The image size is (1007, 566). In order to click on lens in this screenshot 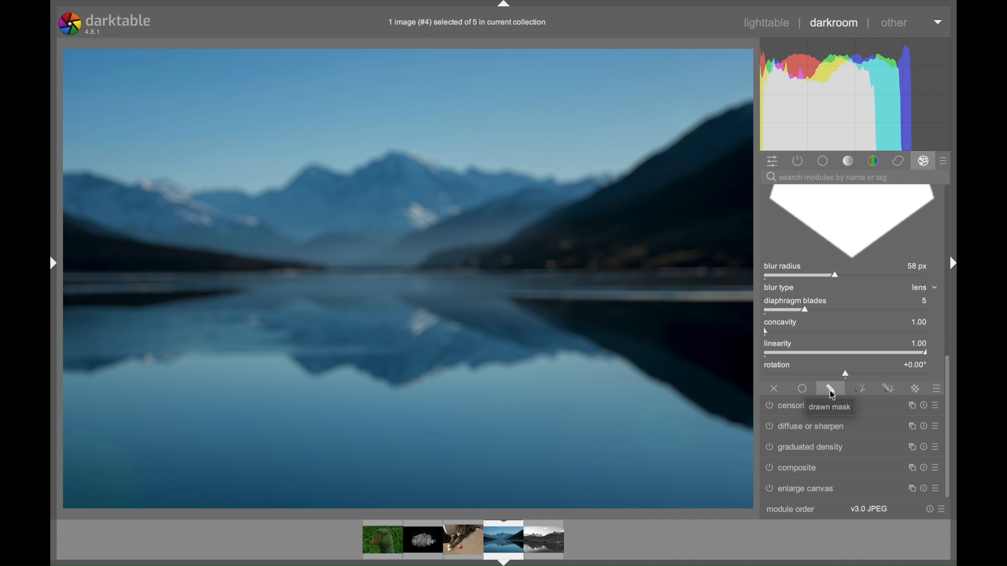, I will do `click(920, 287)`.